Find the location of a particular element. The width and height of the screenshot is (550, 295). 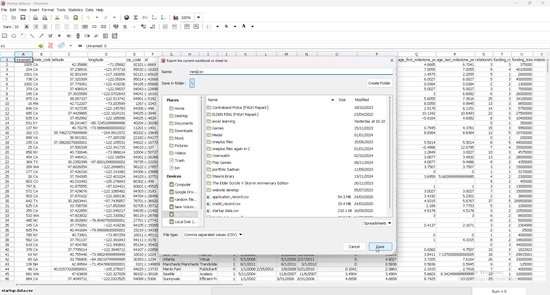

decrease indent is located at coordinates (166, 26).